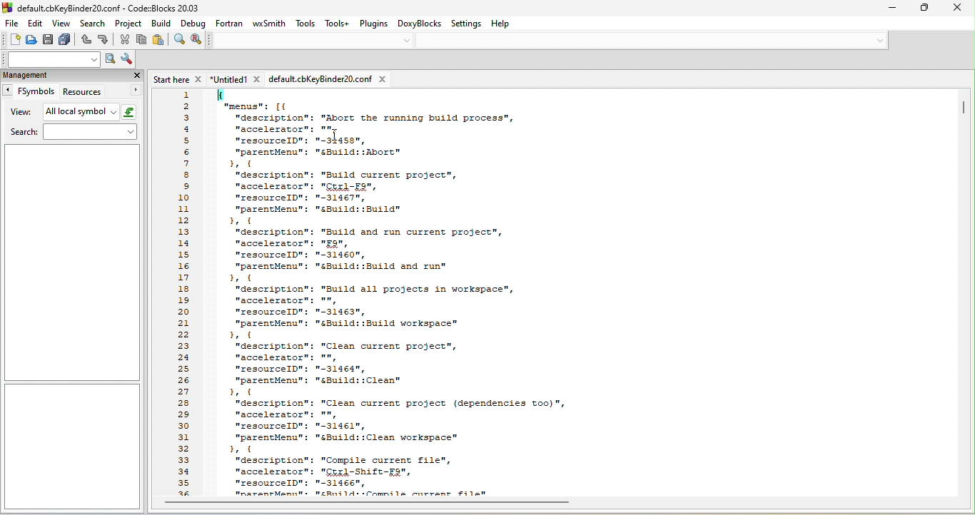 The width and height of the screenshot is (975, 515). I want to click on new, so click(11, 41).